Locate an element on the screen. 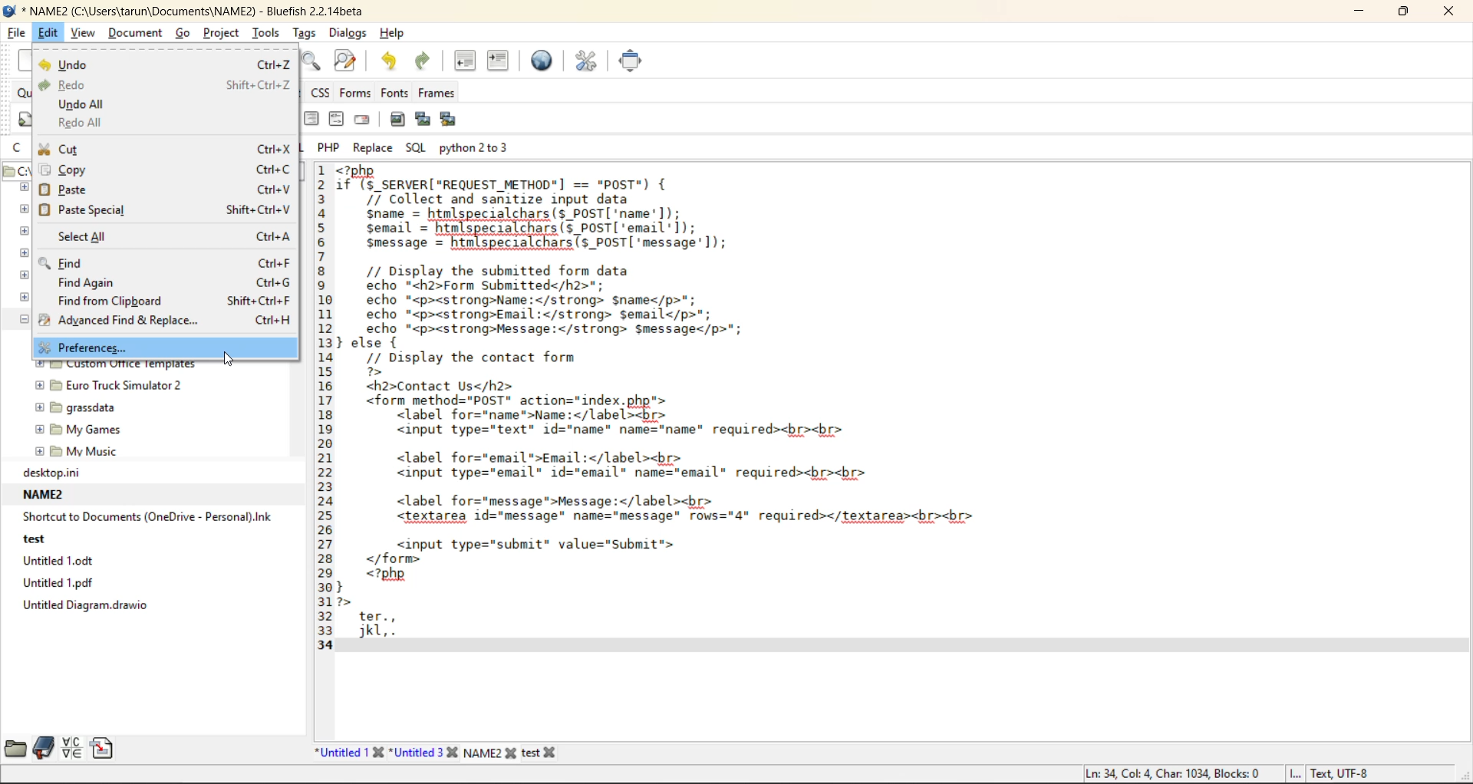 The image size is (1473, 784). fonts is located at coordinates (395, 92).